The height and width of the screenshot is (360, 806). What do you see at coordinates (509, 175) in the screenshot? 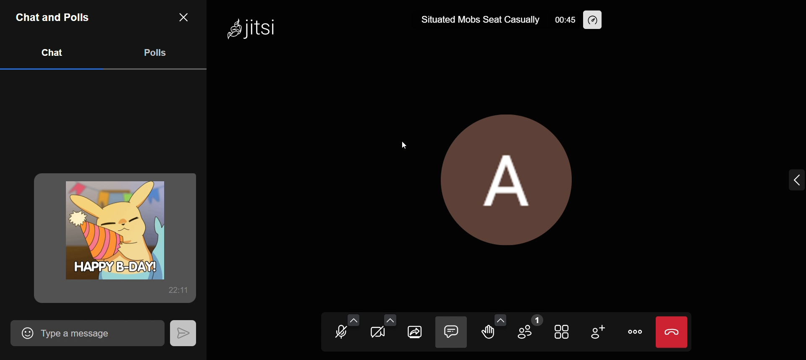
I see `profile picture` at bounding box center [509, 175].